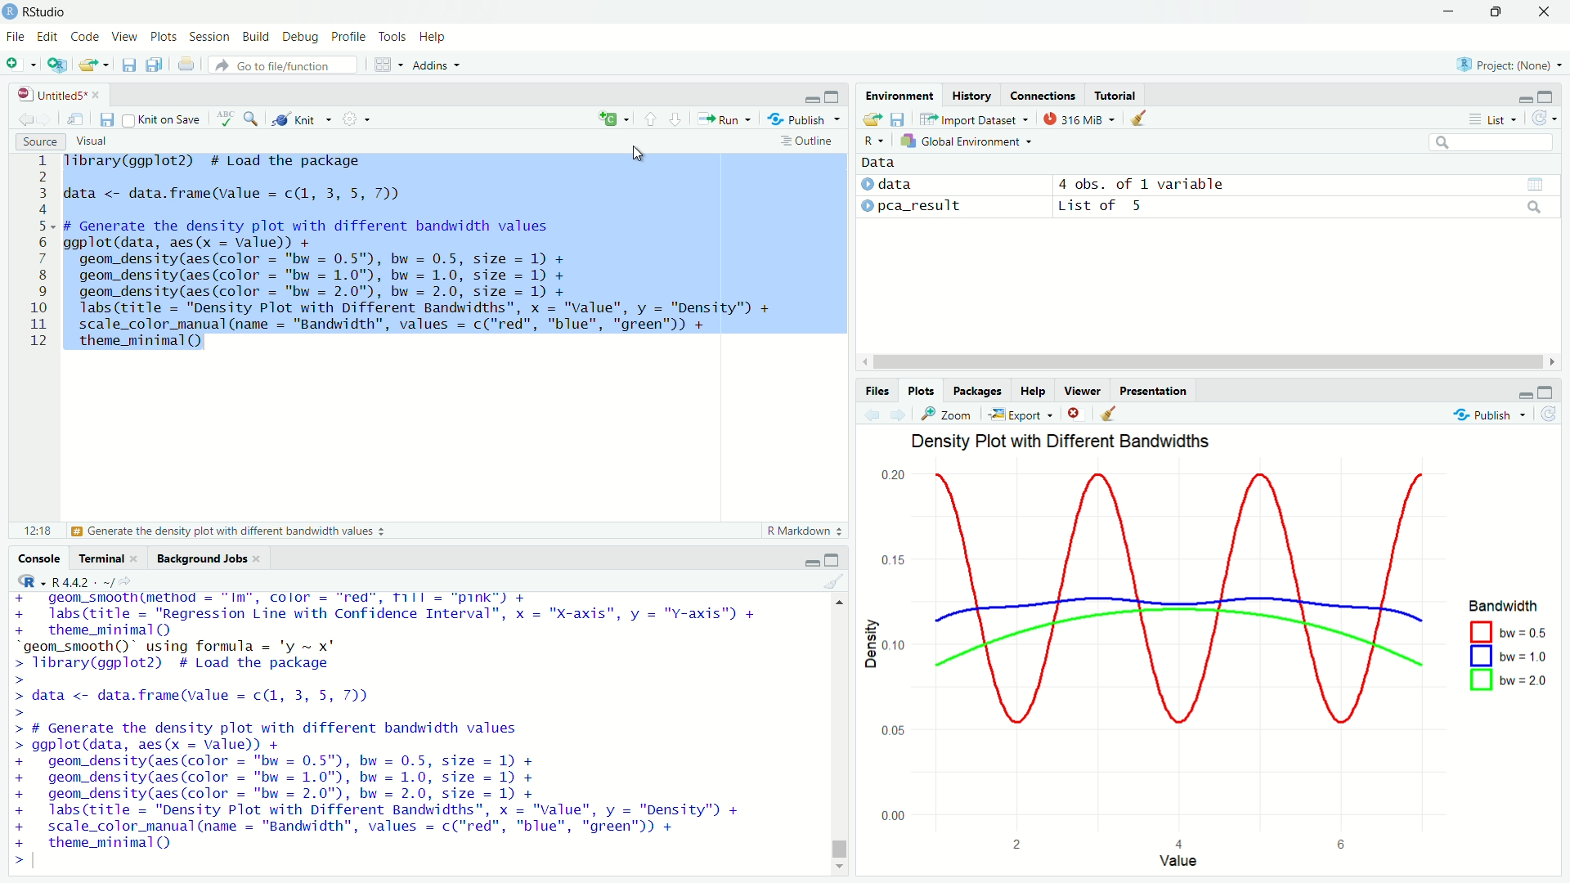 The height and width of the screenshot is (883, 1570). Describe the element at coordinates (1496, 12) in the screenshot. I see `restore` at that location.